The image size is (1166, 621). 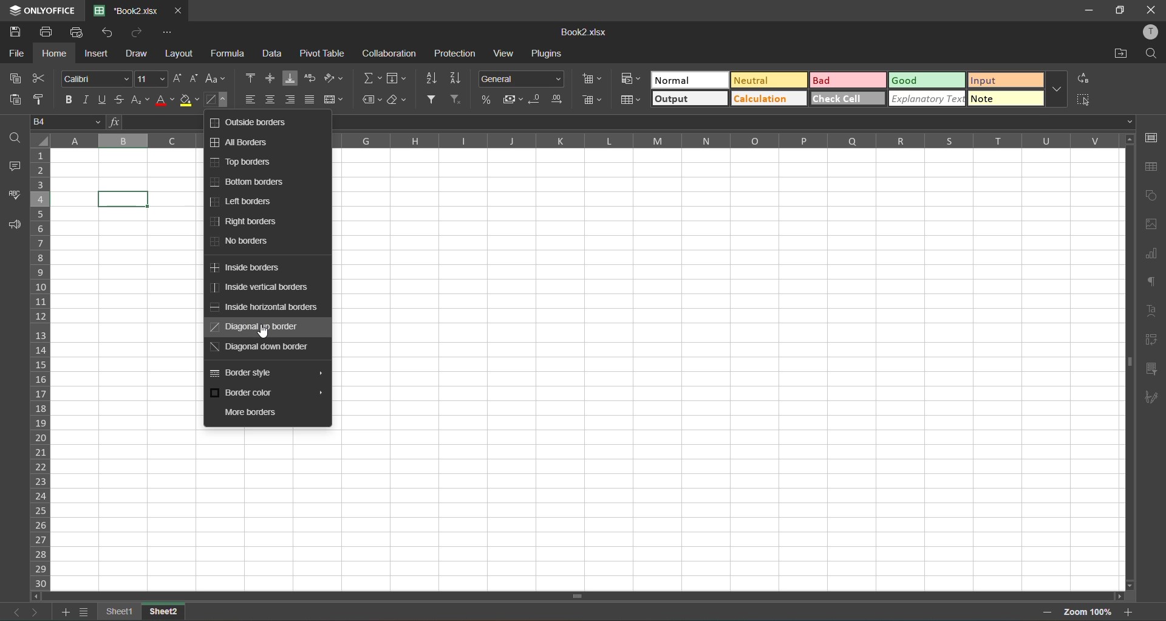 I want to click on MINIMISE, so click(x=1087, y=12).